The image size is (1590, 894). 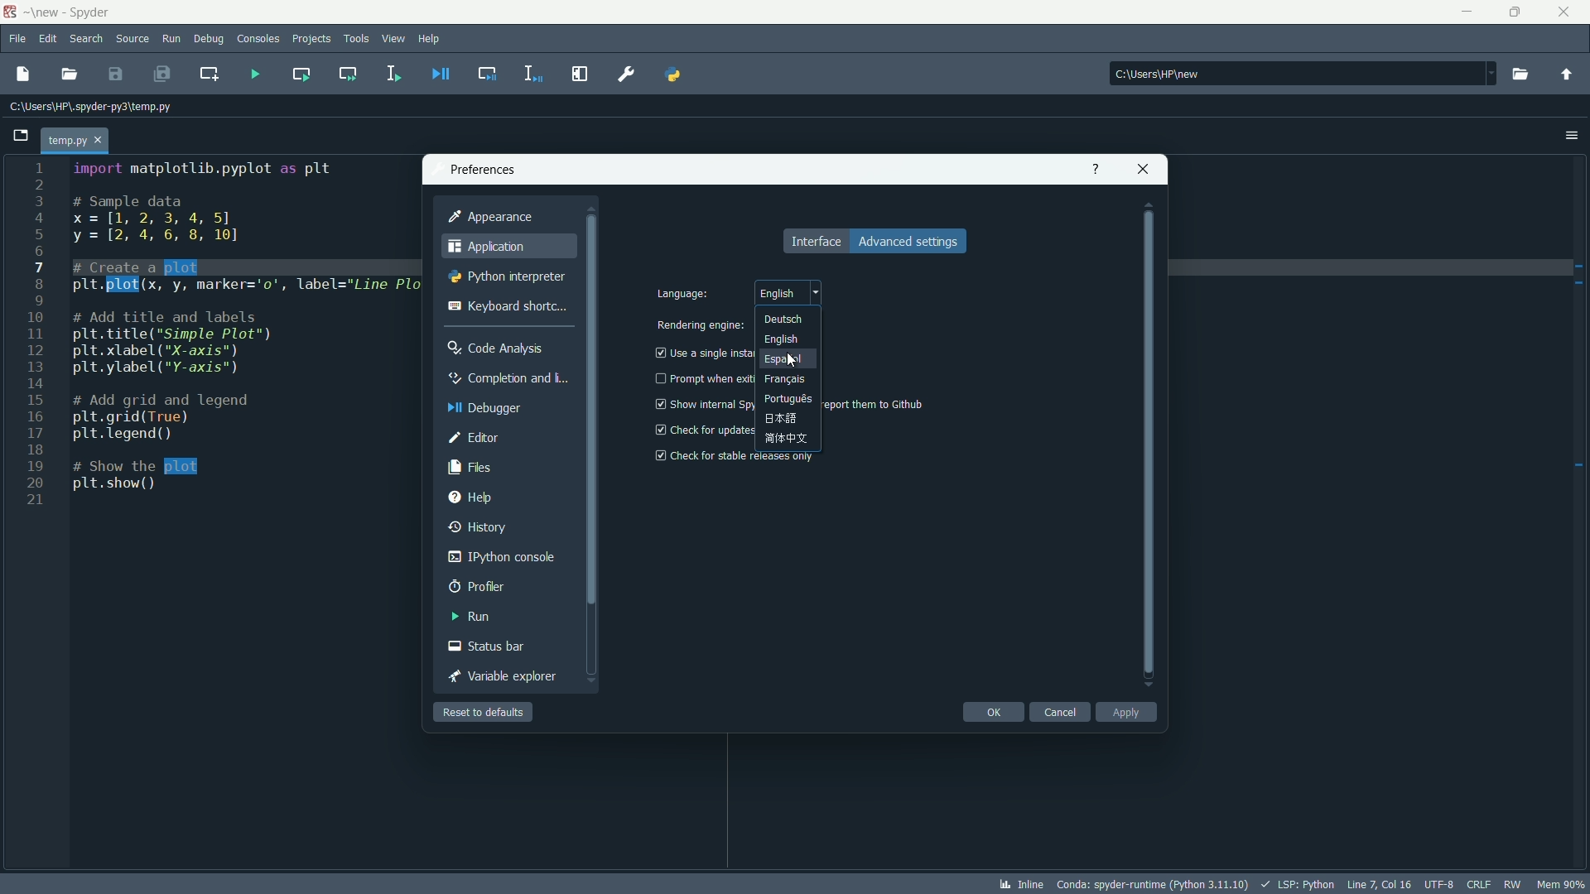 I want to click on vertical scrollbar, so click(x=593, y=448).